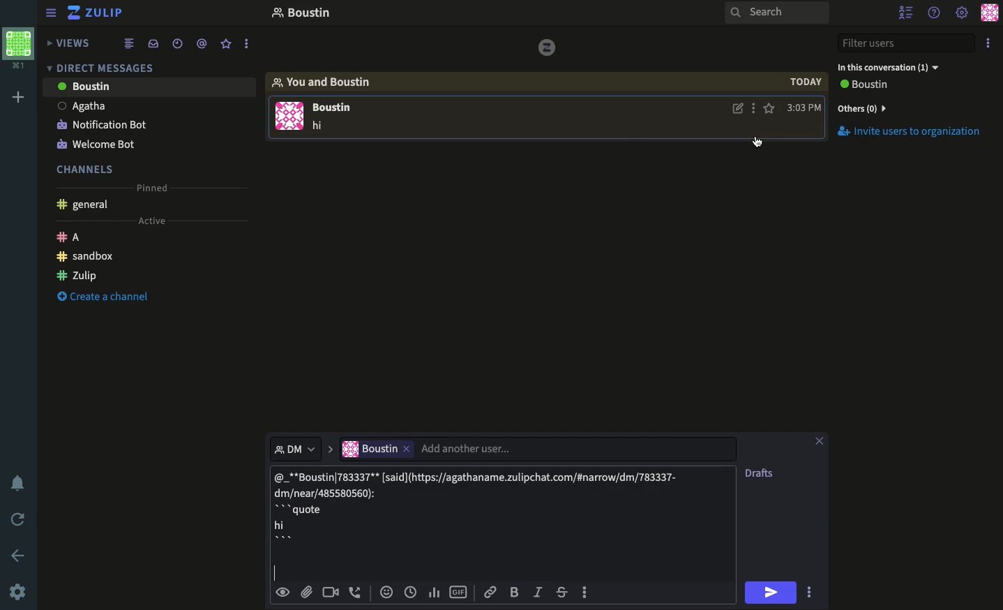 This screenshot has width=1003, height=610. Describe the element at coordinates (912, 107) in the screenshot. I see `Invite users to organization` at that location.